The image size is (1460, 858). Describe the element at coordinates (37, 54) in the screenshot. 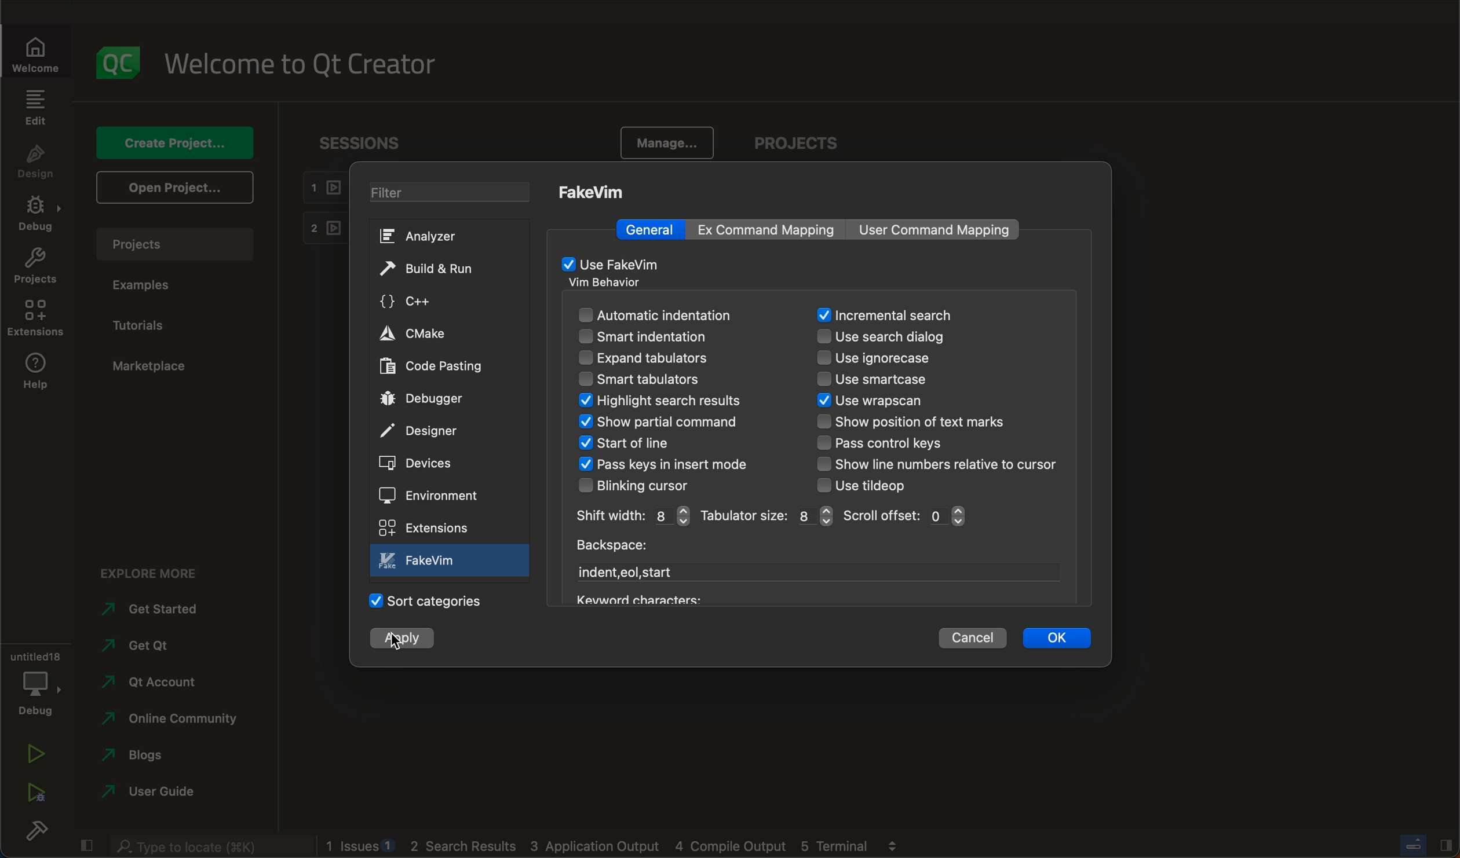

I see `welcome` at that location.